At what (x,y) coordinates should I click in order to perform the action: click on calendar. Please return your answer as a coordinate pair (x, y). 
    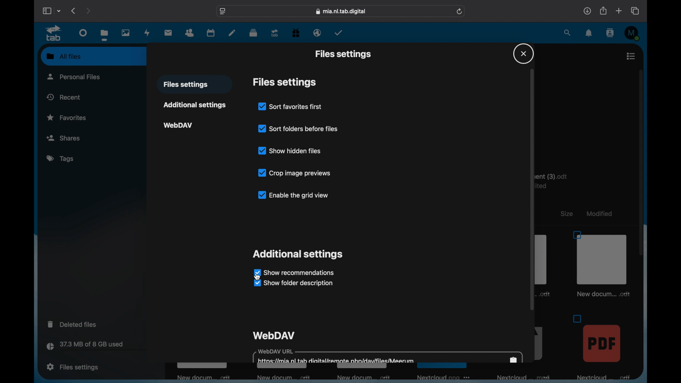
    Looking at the image, I should click on (211, 32).